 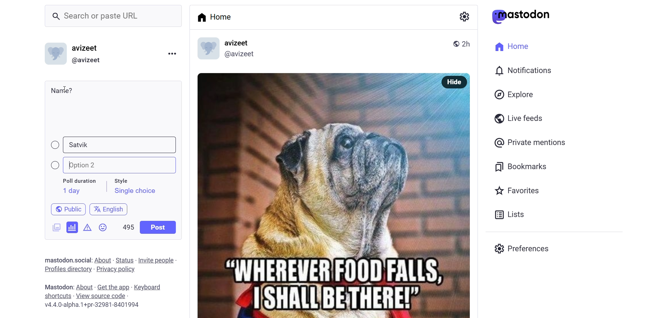 I want to click on invite people, so click(x=158, y=260).